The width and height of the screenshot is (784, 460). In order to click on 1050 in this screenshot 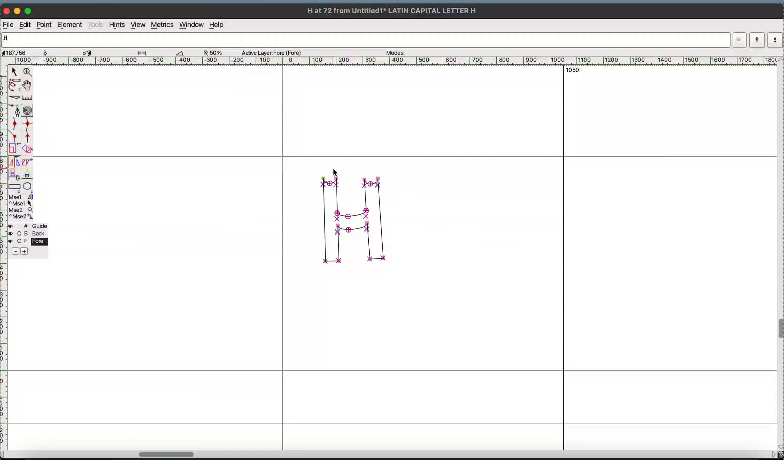, I will do `click(571, 71)`.